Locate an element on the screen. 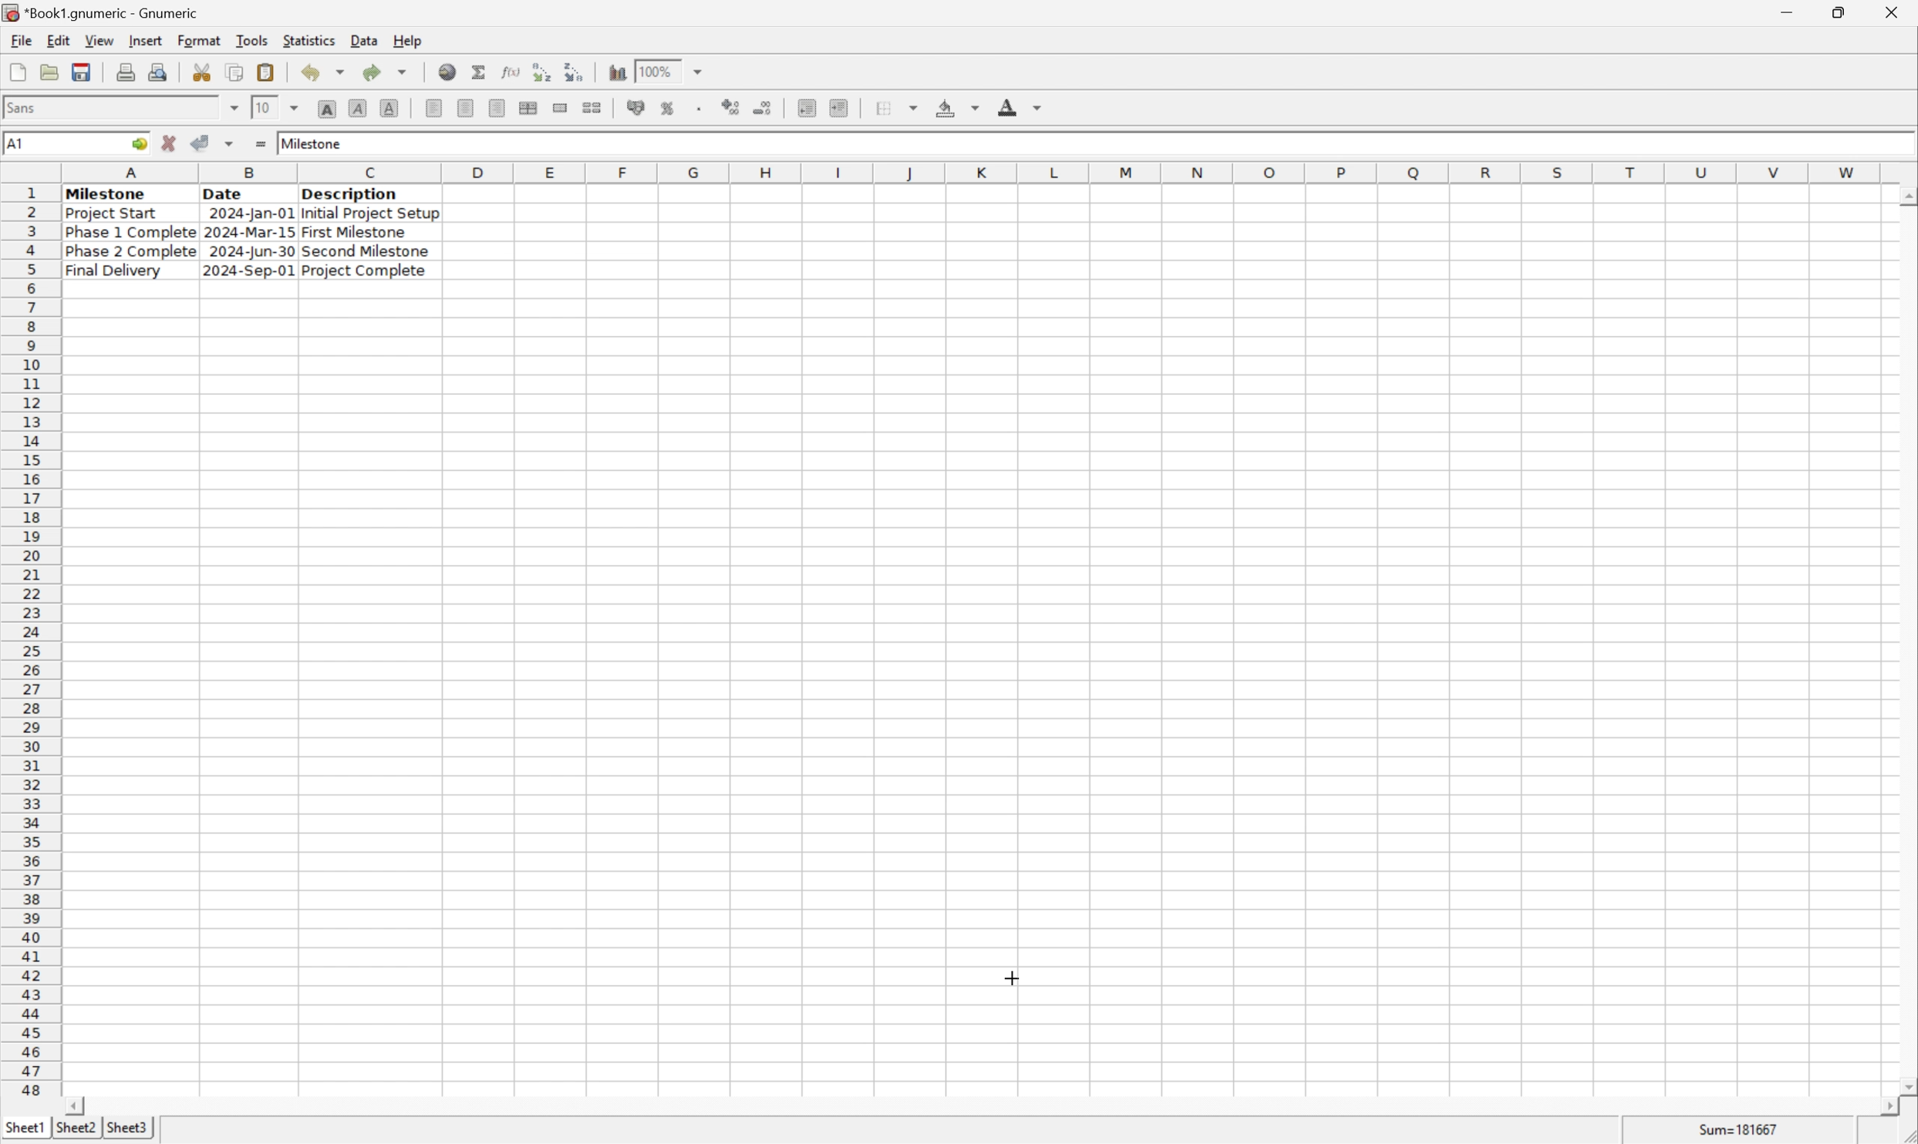 This screenshot has width=1918, height=1144. minimize is located at coordinates (1798, 10).